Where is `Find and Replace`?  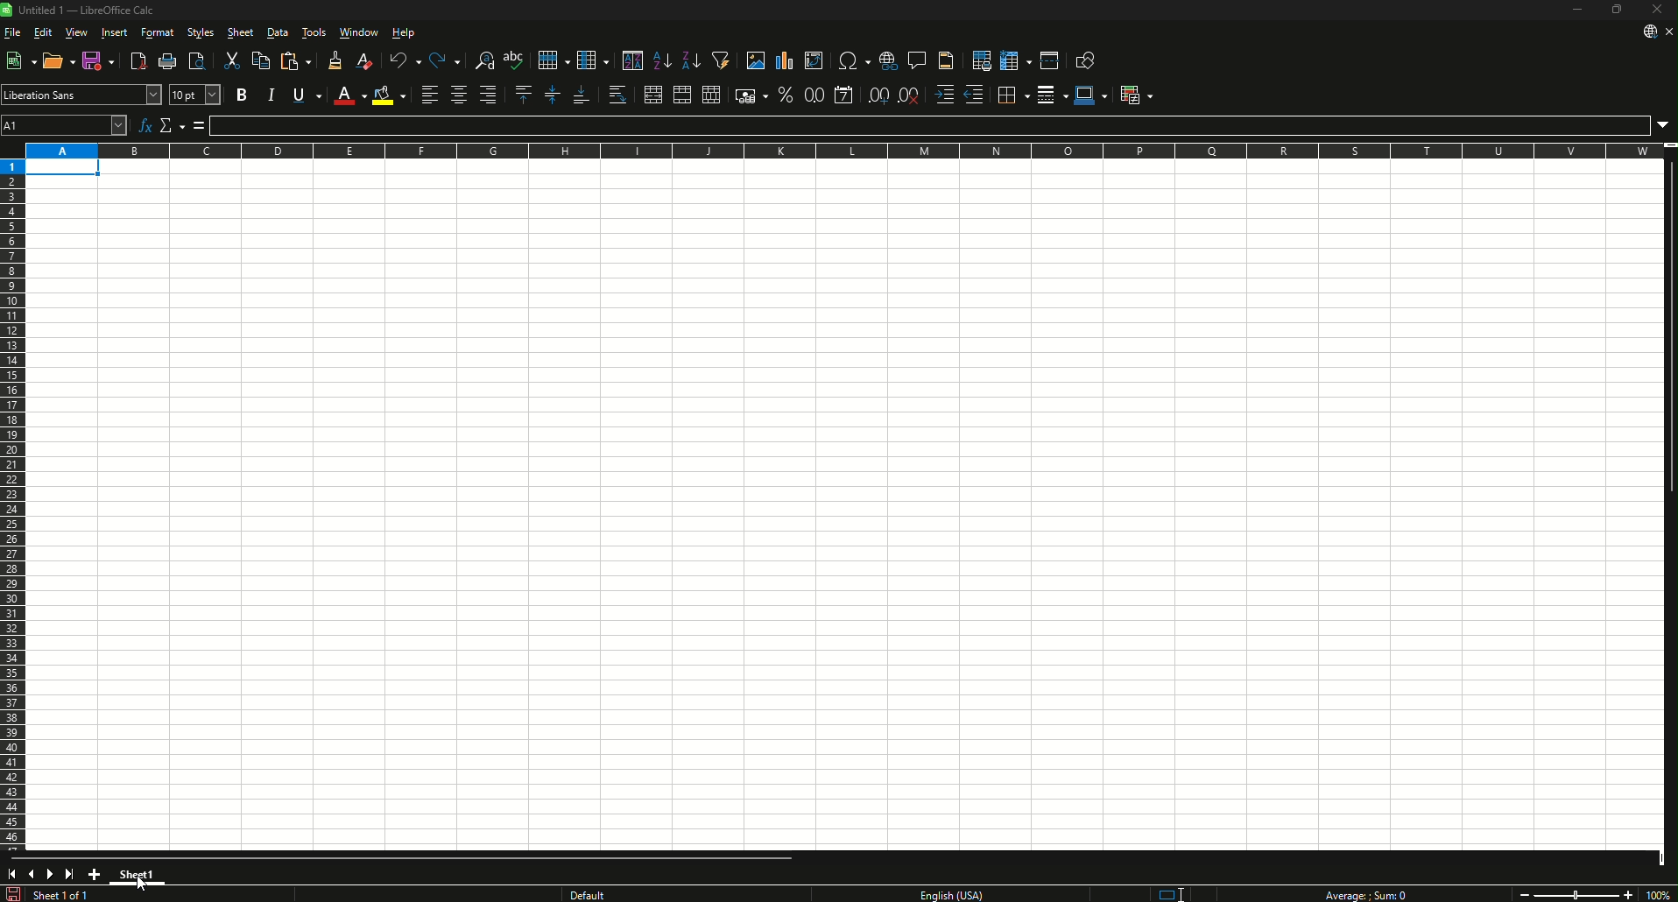 Find and Replace is located at coordinates (483, 60).